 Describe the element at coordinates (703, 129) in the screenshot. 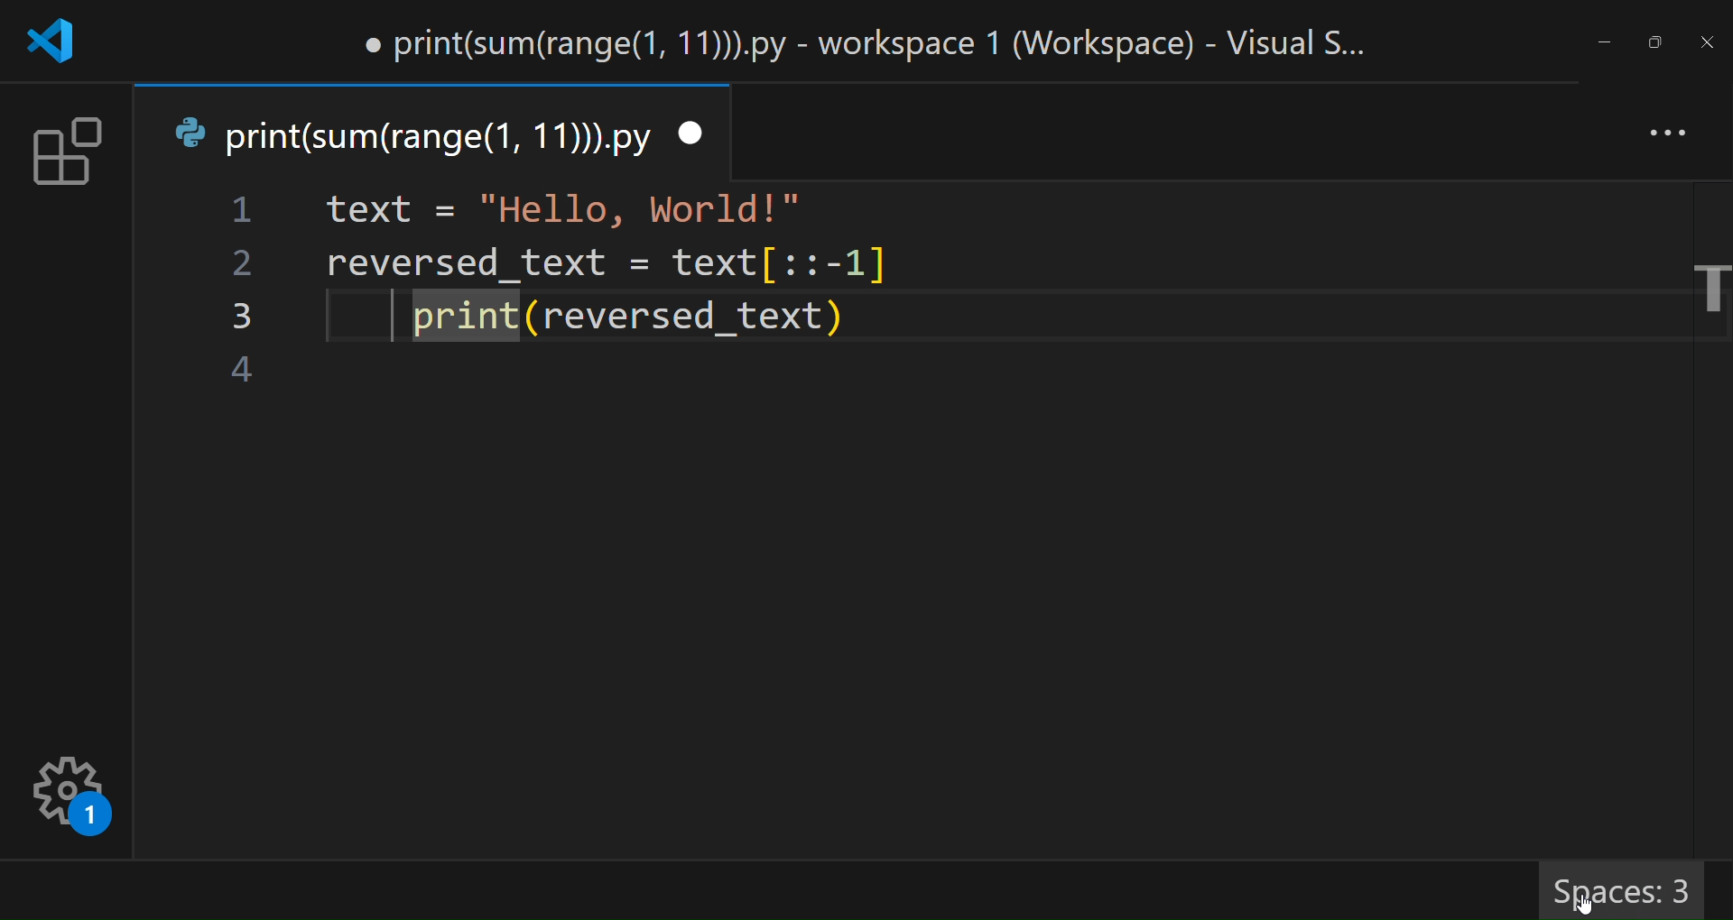

I see `close tab` at that location.